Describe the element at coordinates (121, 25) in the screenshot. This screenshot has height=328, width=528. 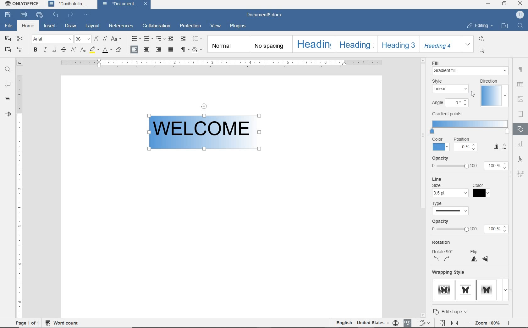
I see `REFERENCES` at that location.